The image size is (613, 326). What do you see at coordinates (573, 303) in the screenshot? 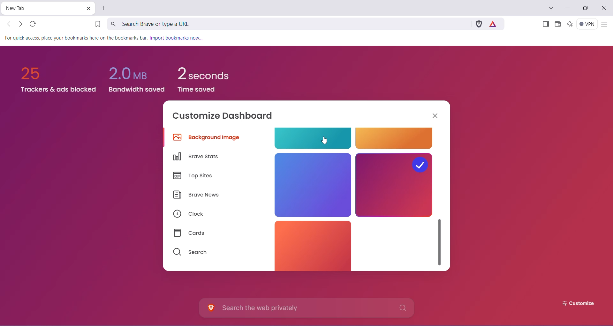
I see `Customize` at bounding box center [573, 303].